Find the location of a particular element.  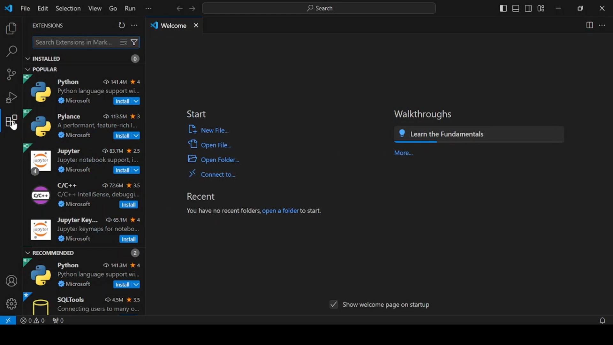

0 is located at coordinates (136, 59).